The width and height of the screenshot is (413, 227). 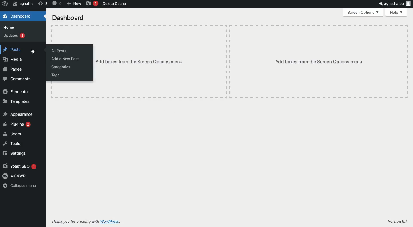 I want to click on Comments, so click(x=17, y=79).